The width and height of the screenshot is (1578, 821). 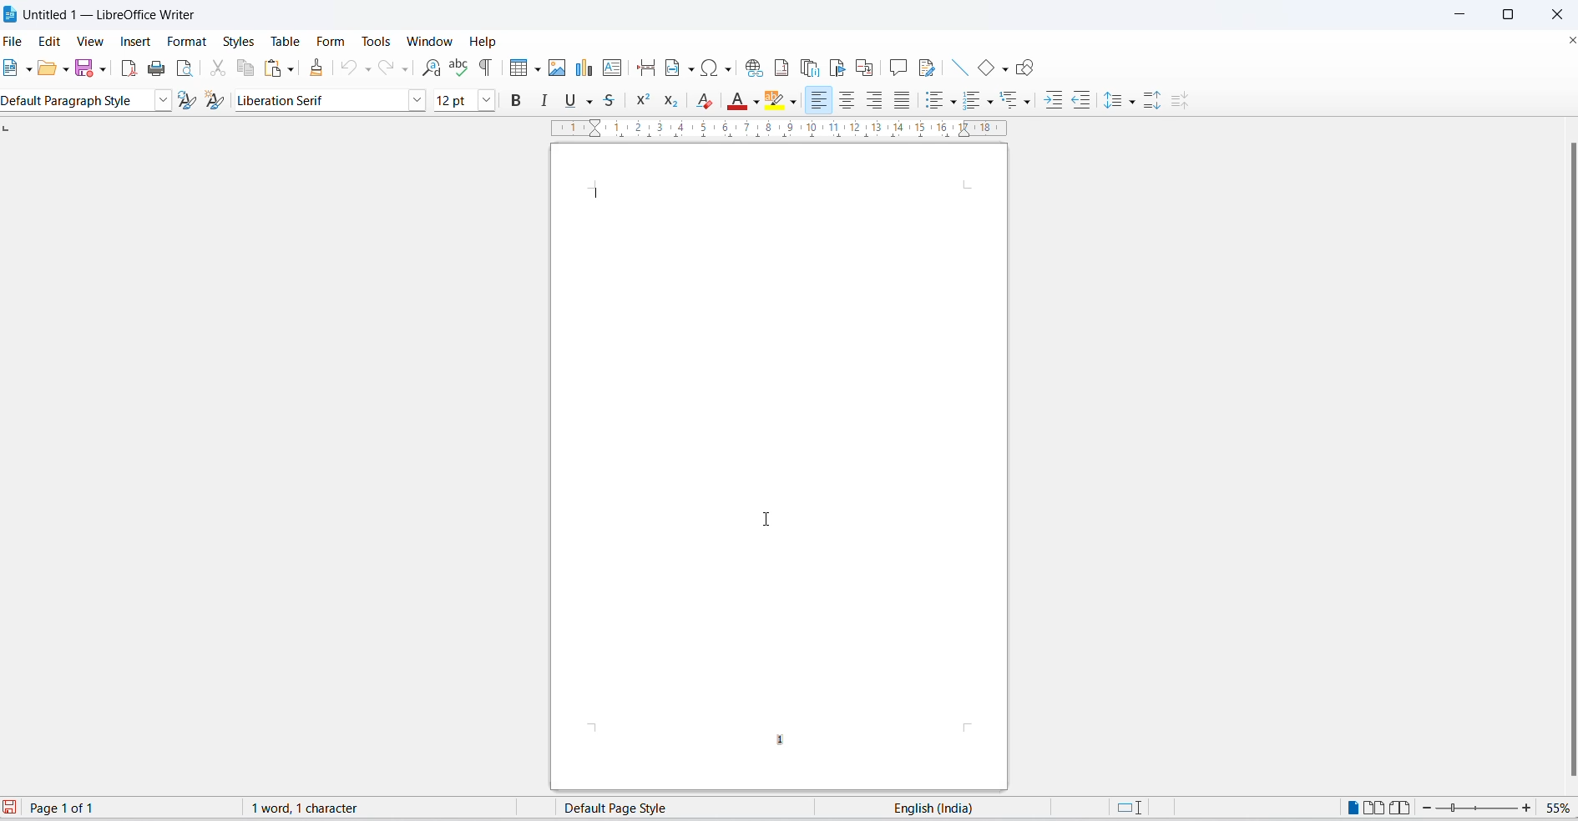 What do you see at coordinates (66, 70) in the screenshot?
I see `open options` at bounding box center [66, 70].